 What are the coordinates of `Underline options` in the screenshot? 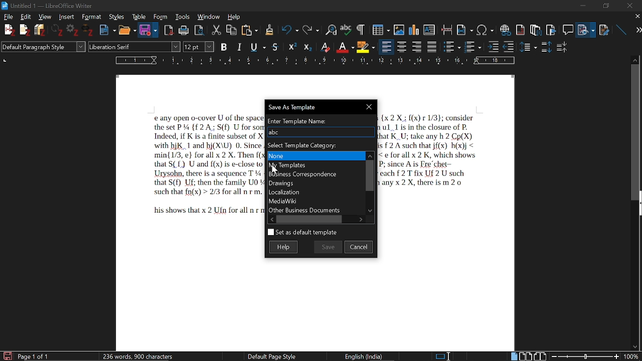 It's located at (257, 46).